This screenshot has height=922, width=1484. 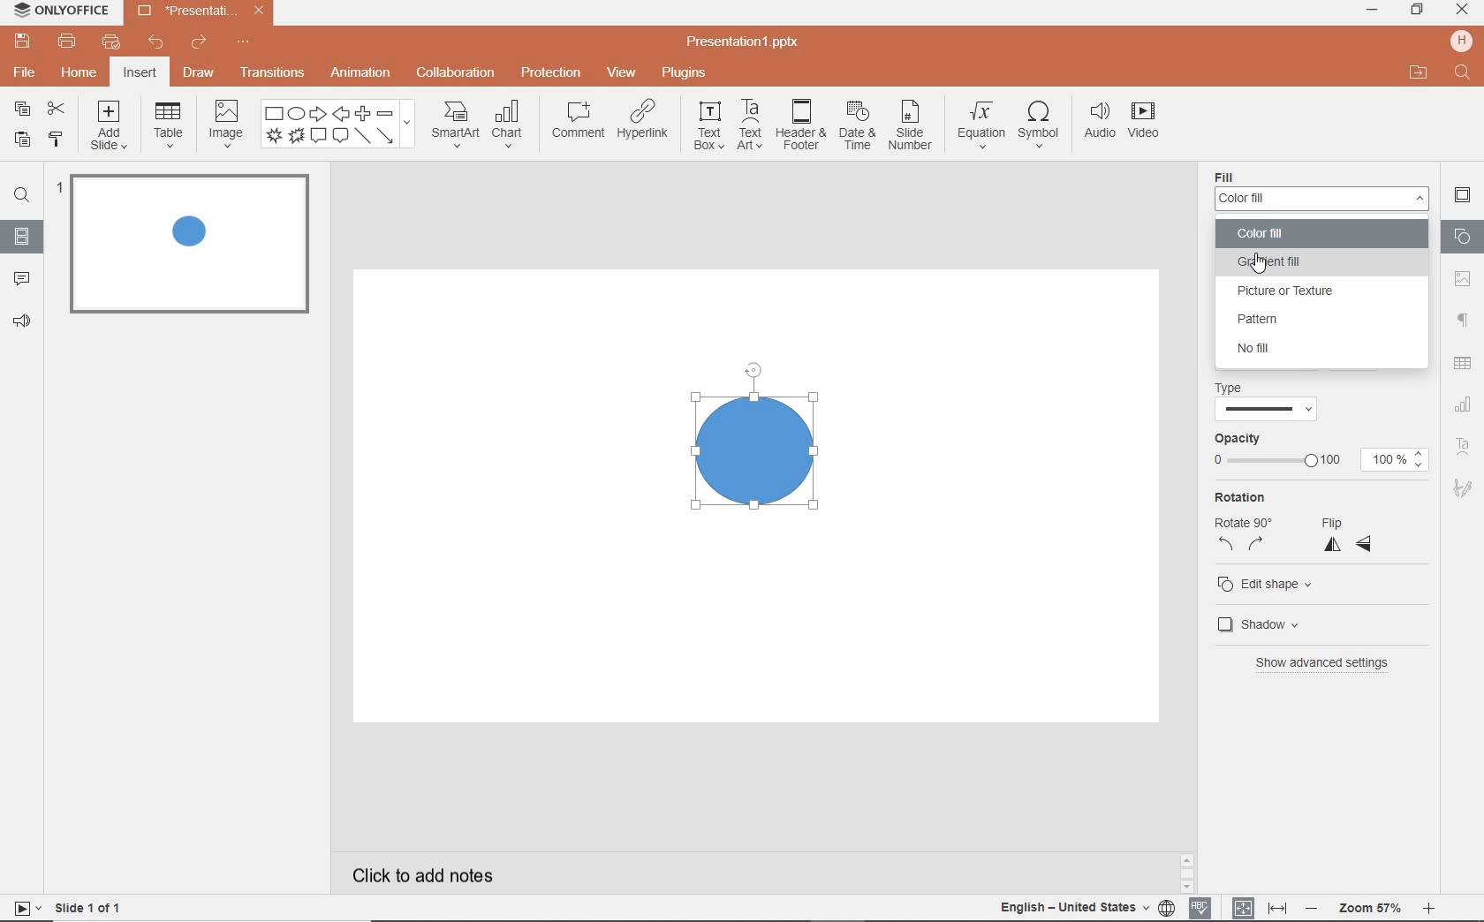 What do you see at coordinates (455, 125) in the screenshot?
I see `smart art` at bounding box center [455, 125].